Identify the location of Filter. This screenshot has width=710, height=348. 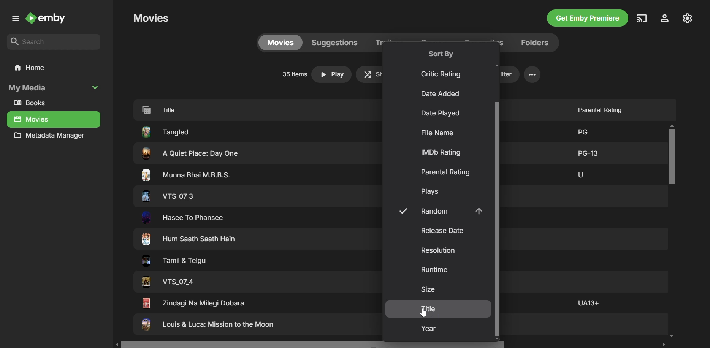
(508, 74).